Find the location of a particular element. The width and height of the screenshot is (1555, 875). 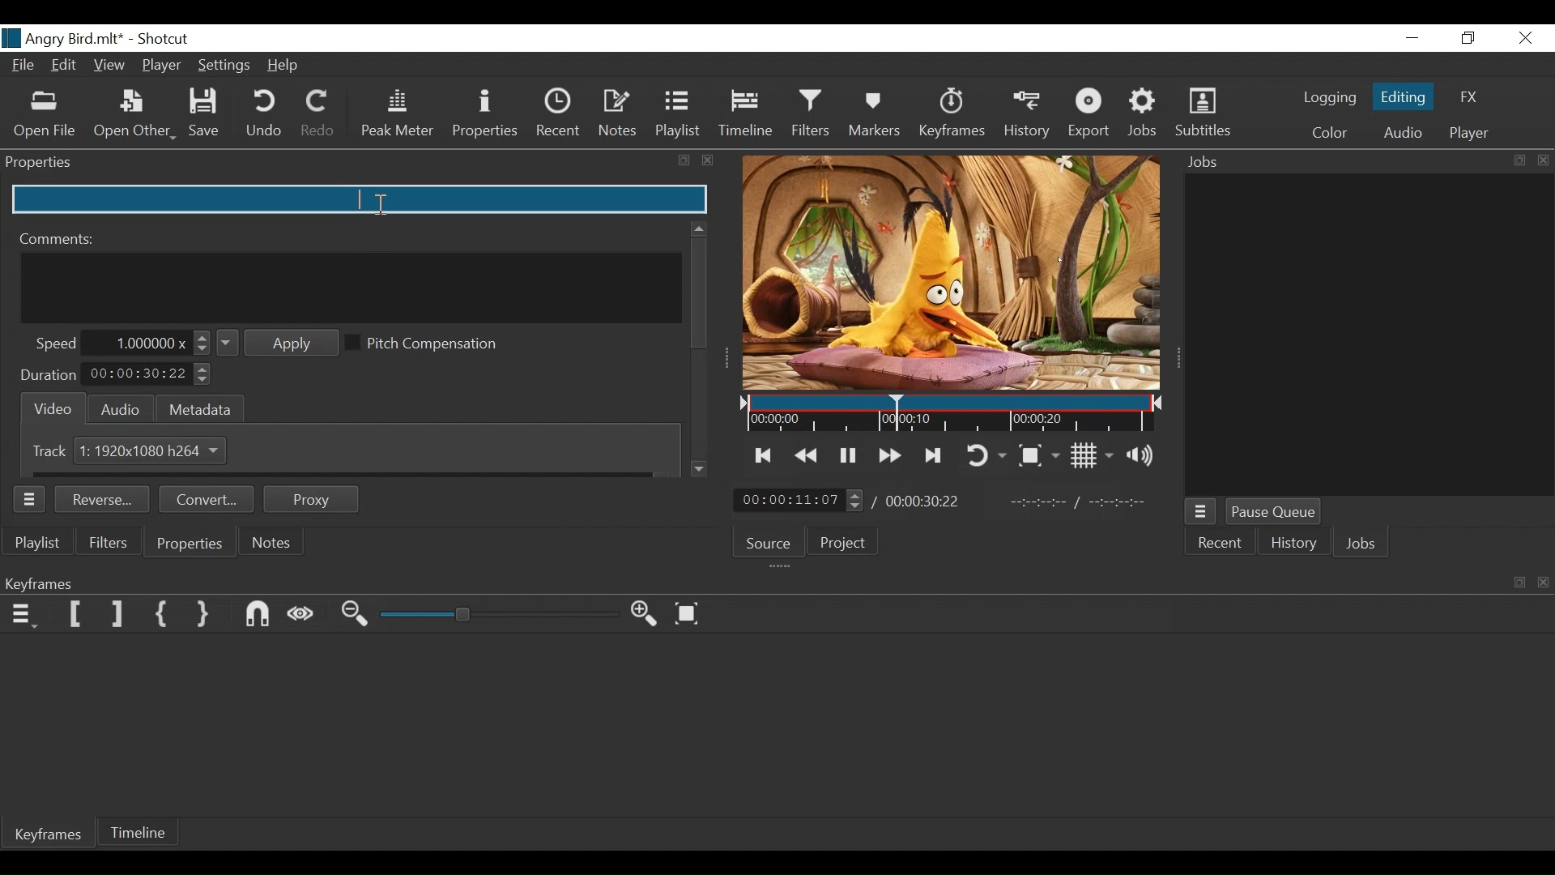

Redo is located at coordinates (318, 115).